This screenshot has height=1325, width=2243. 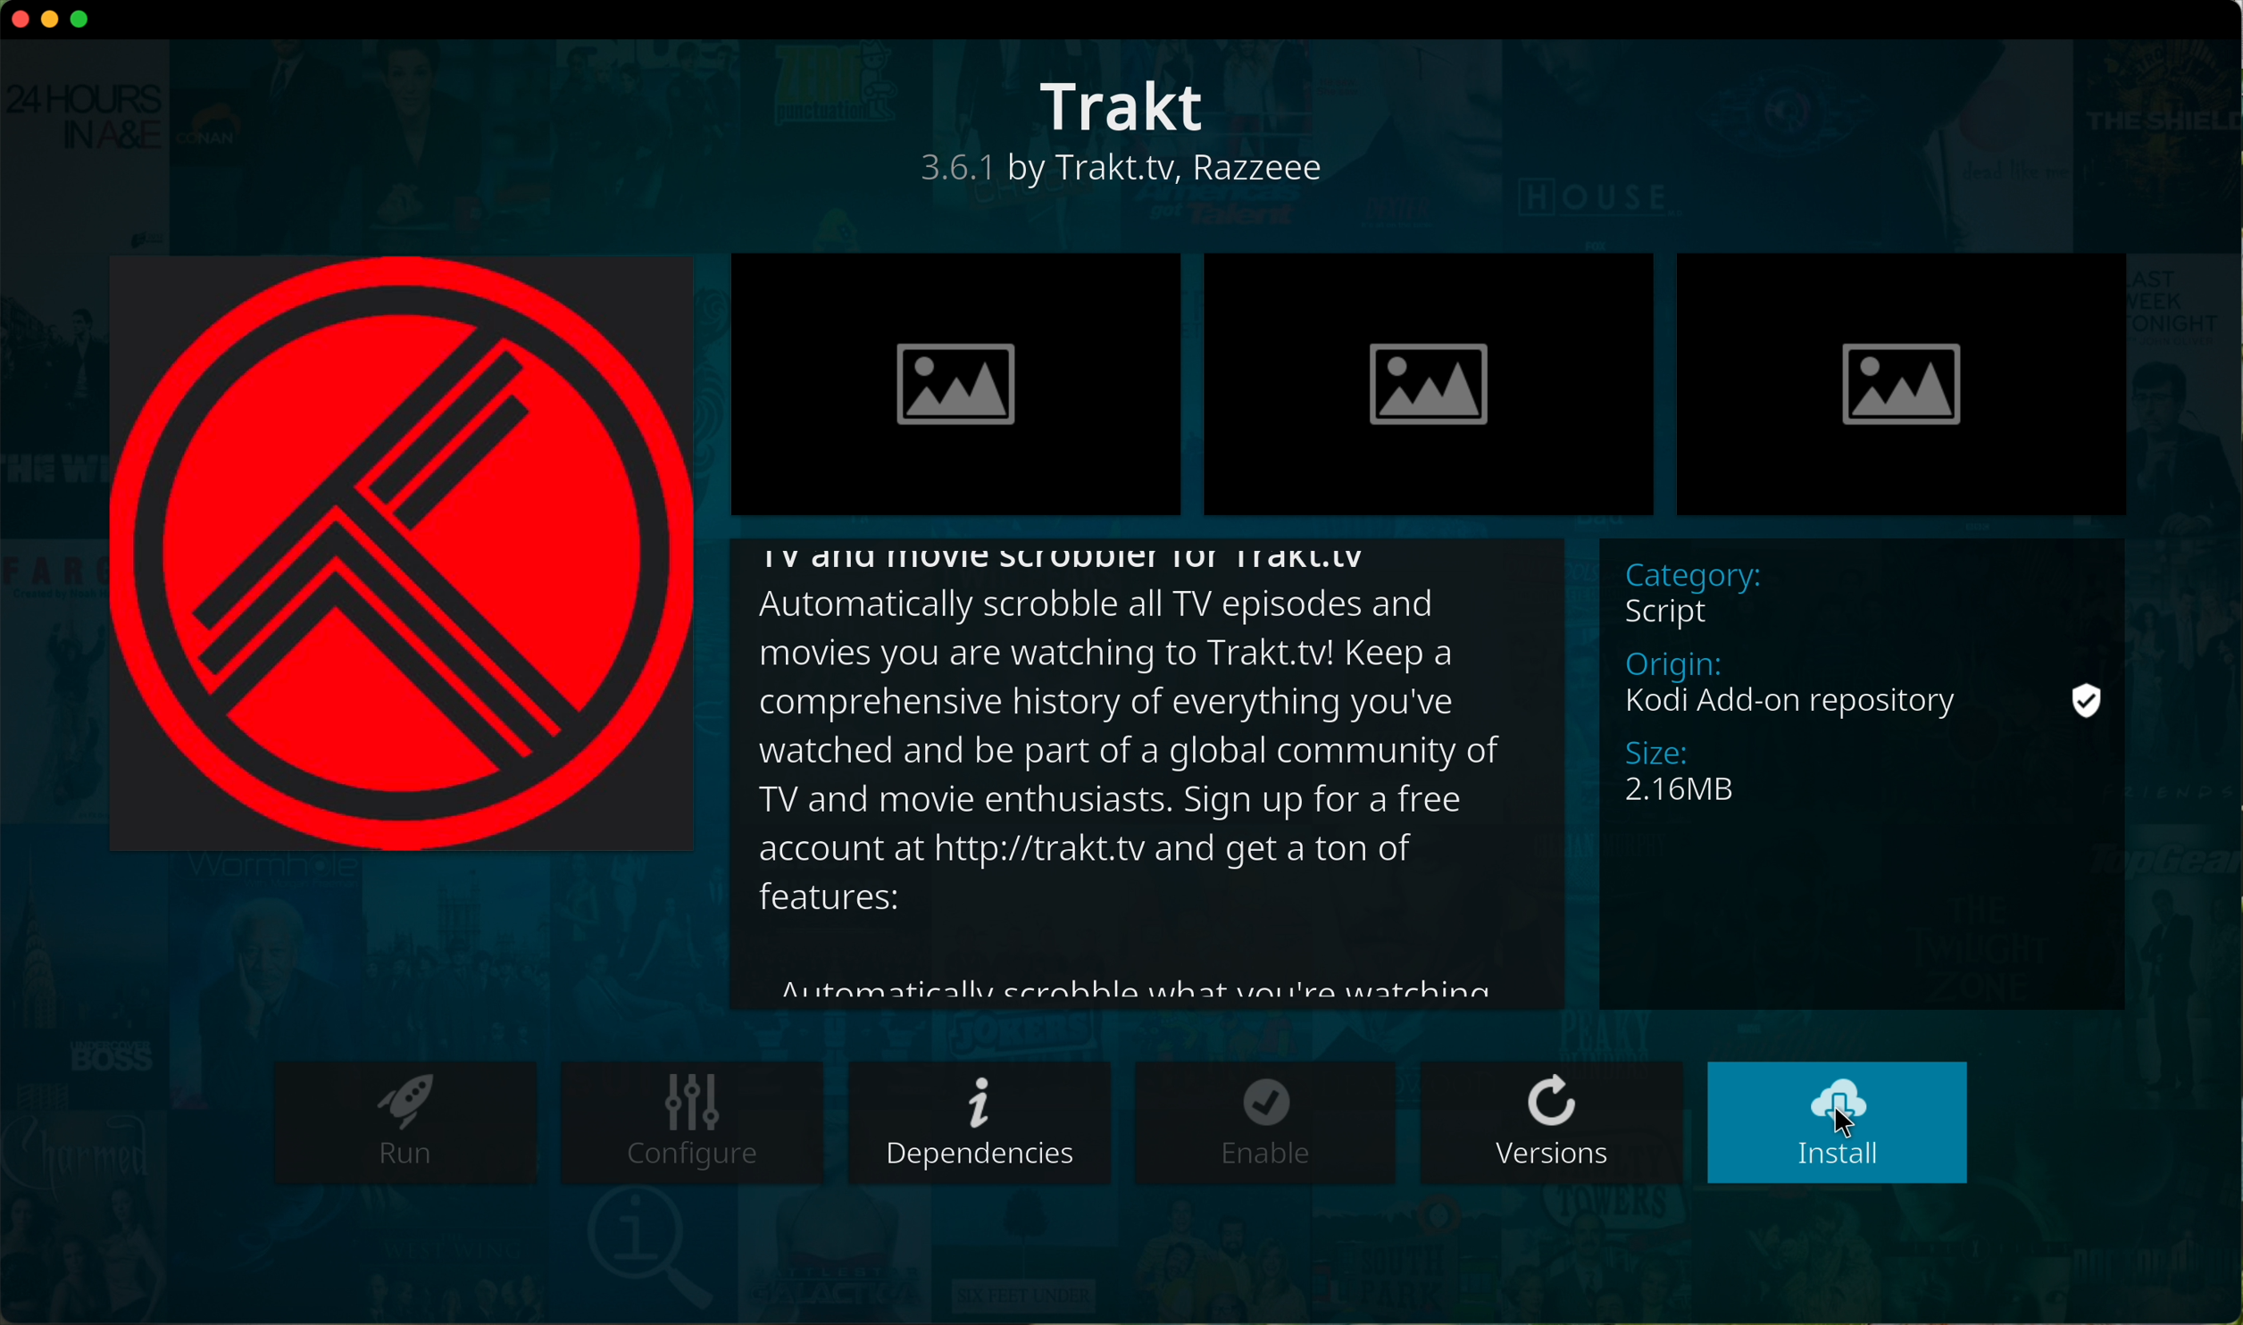 What do you see at coordinates (1266, 1122) in the screenshot?
I see `enable` at bounding box center [1266, 1122].